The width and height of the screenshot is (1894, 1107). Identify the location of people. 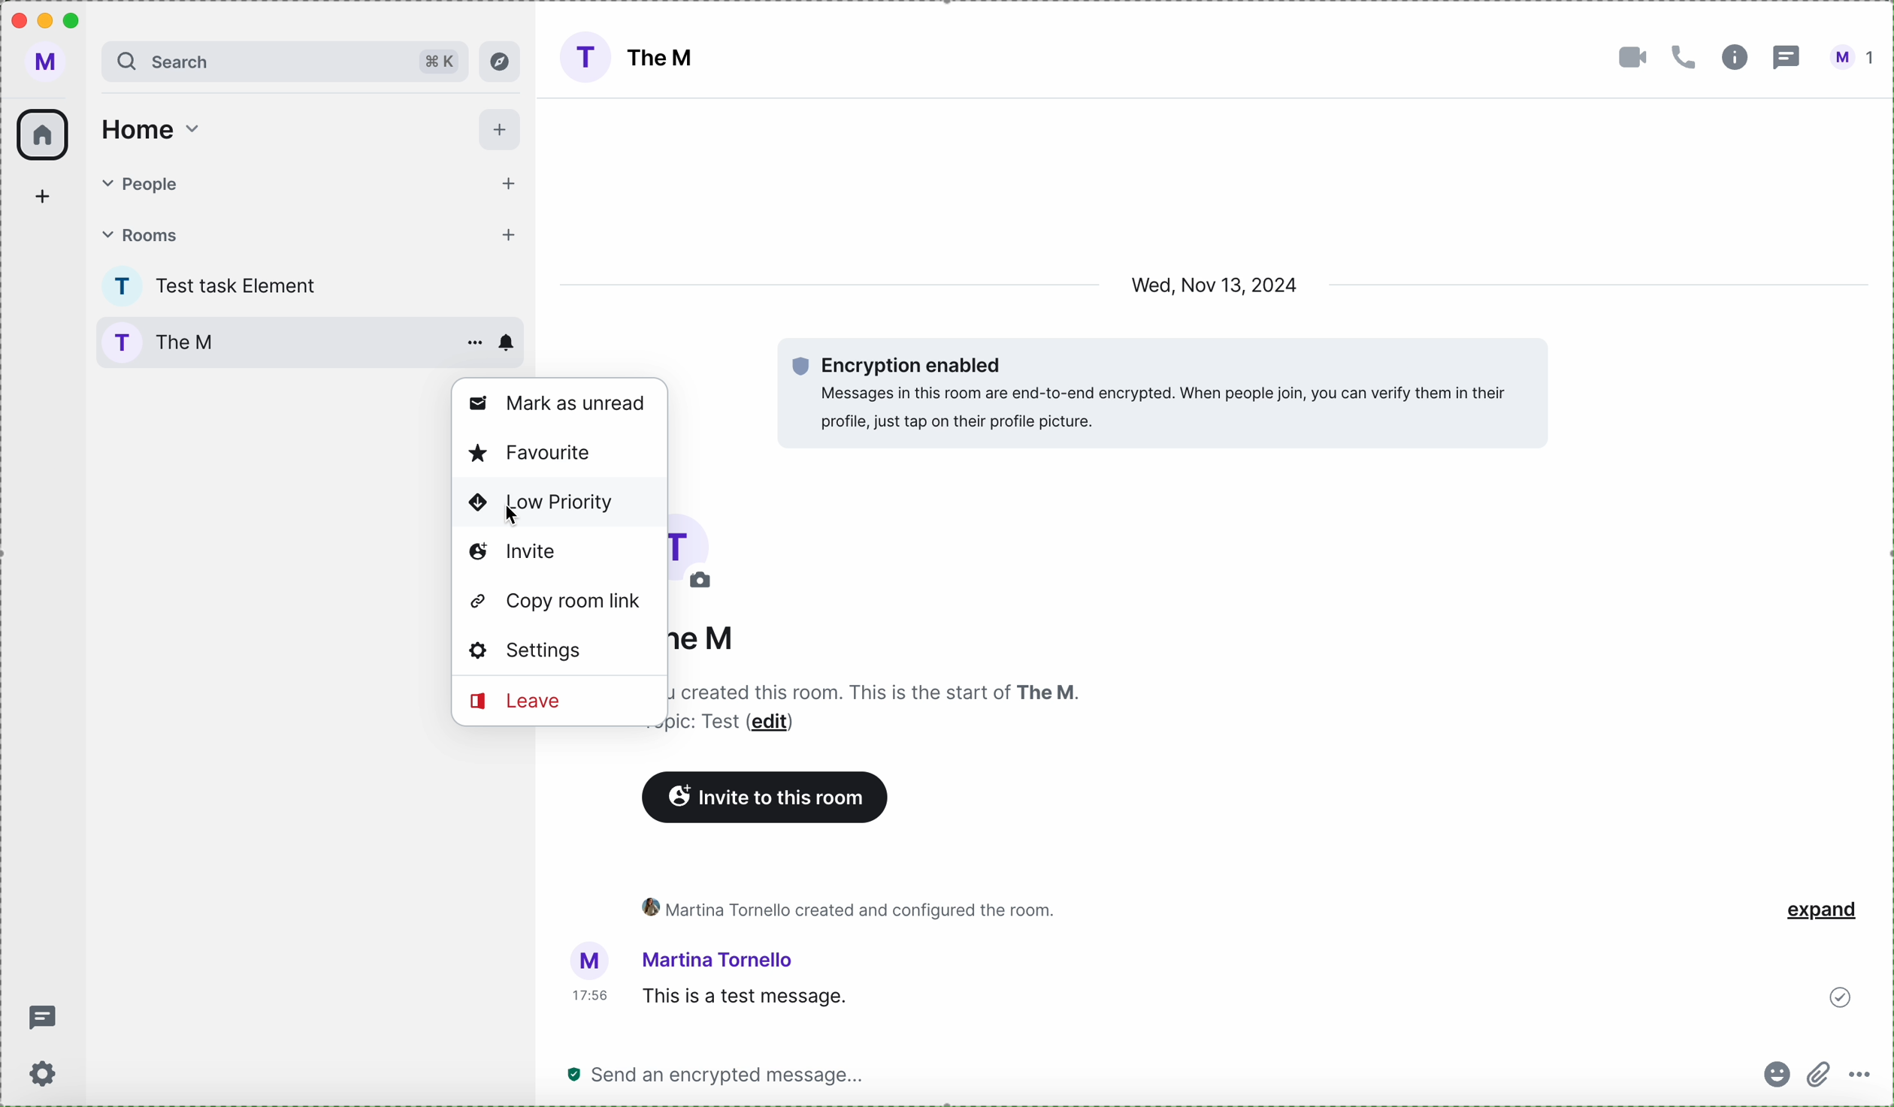
(282, 186).